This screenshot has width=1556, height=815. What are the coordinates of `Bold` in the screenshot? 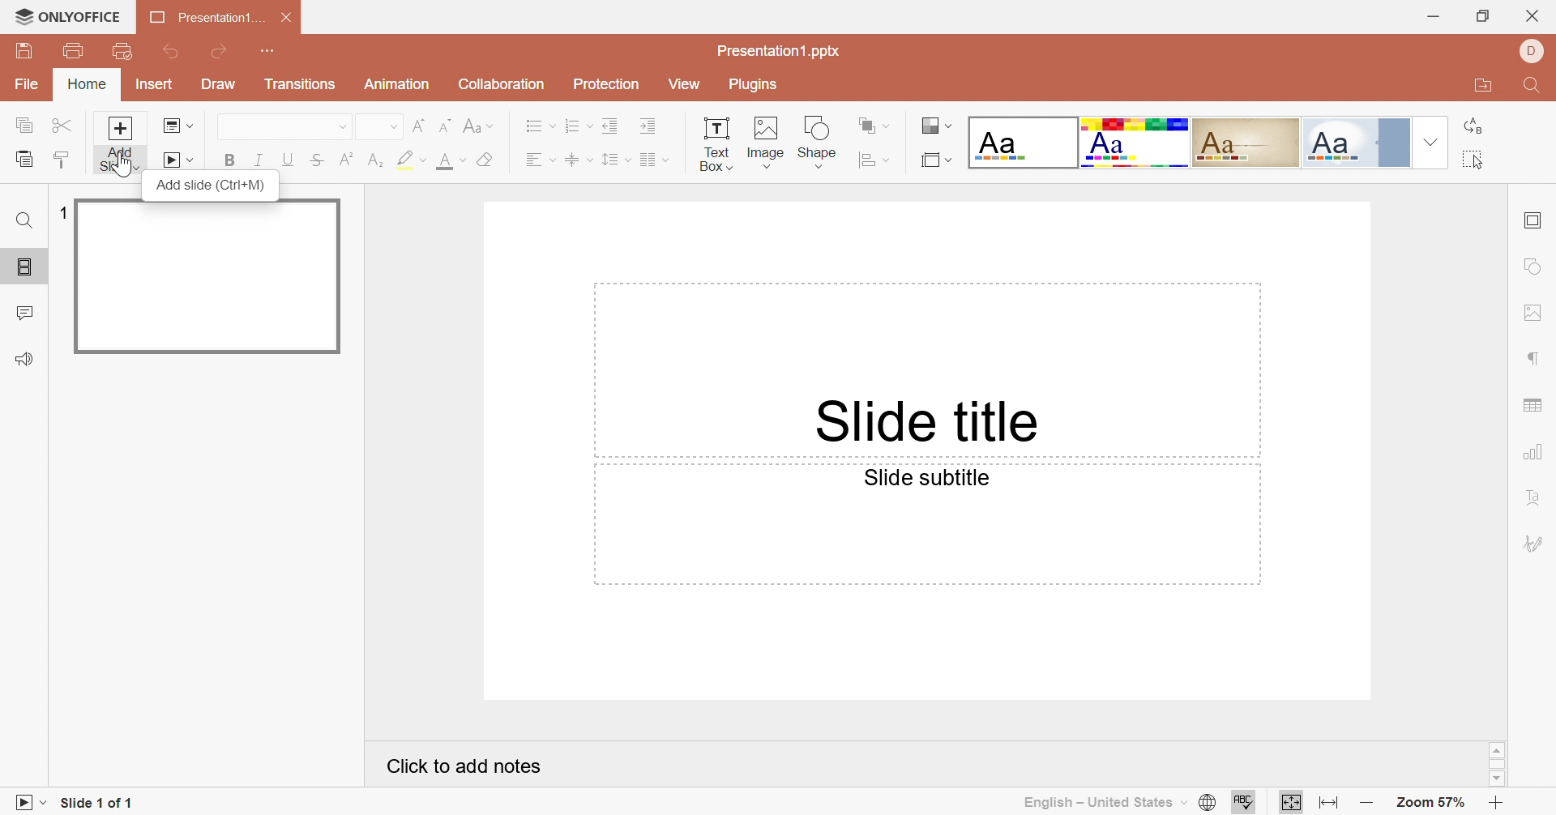 It's located at (232, 157).